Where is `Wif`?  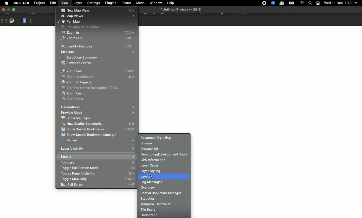 Wif is located at coordinates (302, 3).